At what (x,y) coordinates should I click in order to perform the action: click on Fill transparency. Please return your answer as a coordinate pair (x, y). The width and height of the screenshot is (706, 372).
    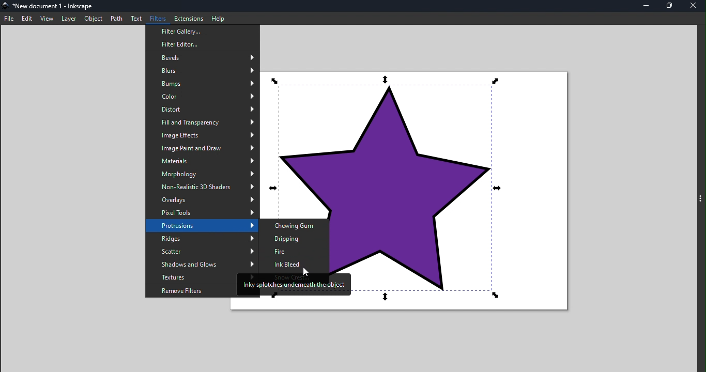
    Looking at the image, I should click on (203, 123).